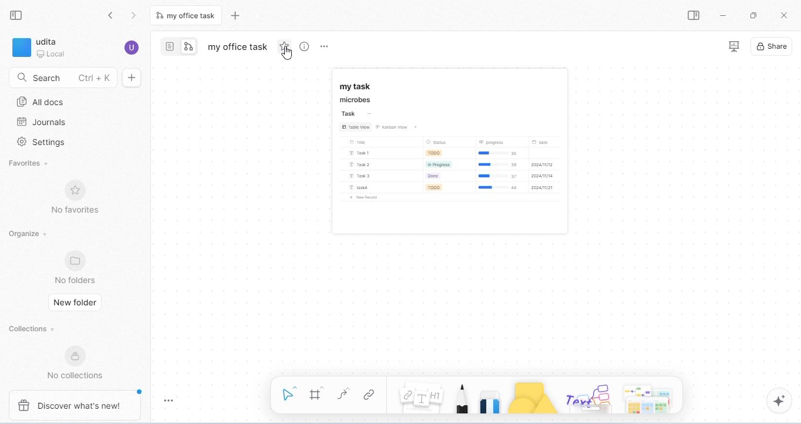 The image size is (801, 424). What do you see at coordinates (62, 404) in the screenshot?
I see `discover what's new` at bounding box center [62, 404].